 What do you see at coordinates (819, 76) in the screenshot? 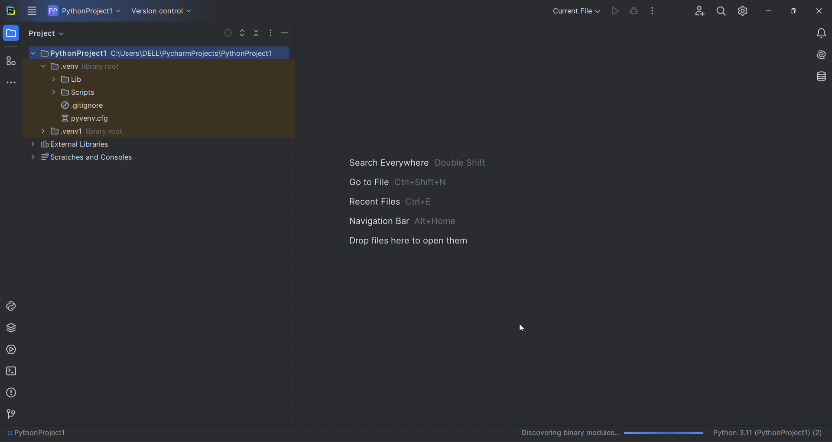
I see `database` at bounding box center [819, 76].